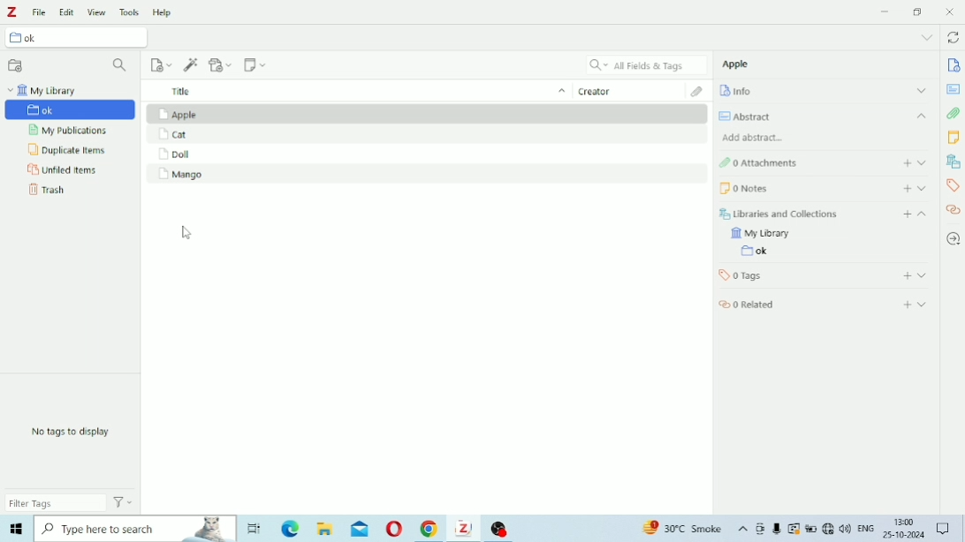  I want to click on My Library, so click(759, 234).